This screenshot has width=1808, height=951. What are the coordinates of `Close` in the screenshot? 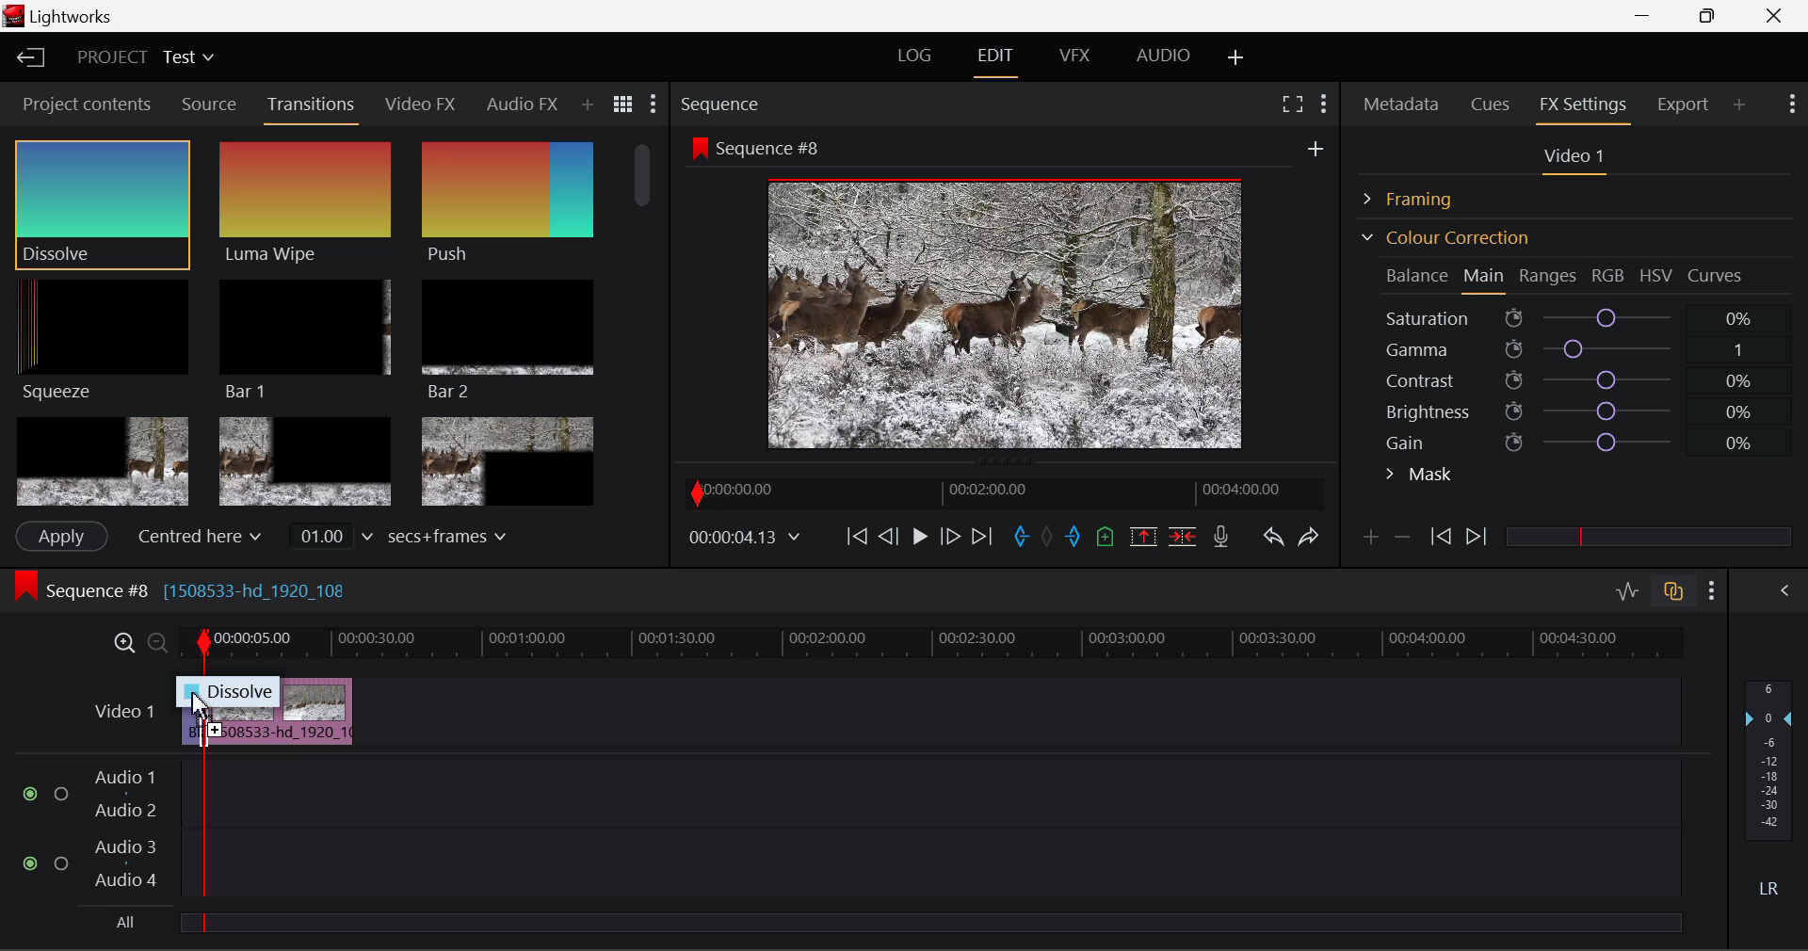 It's located at (1778, 16).